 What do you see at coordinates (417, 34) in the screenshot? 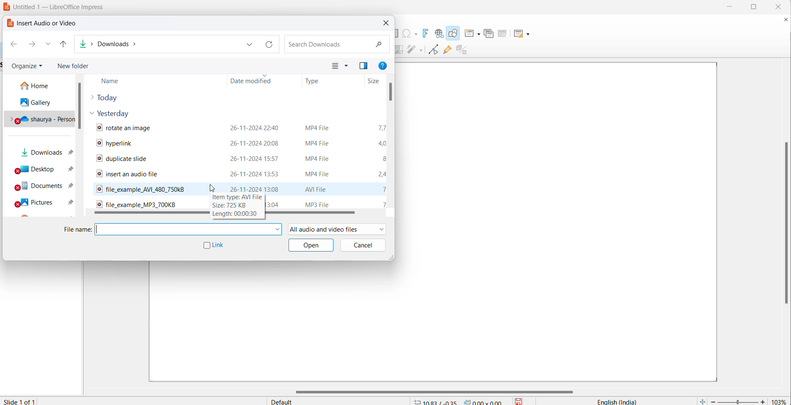
I see `special character options` at bounding box center [417, 34].